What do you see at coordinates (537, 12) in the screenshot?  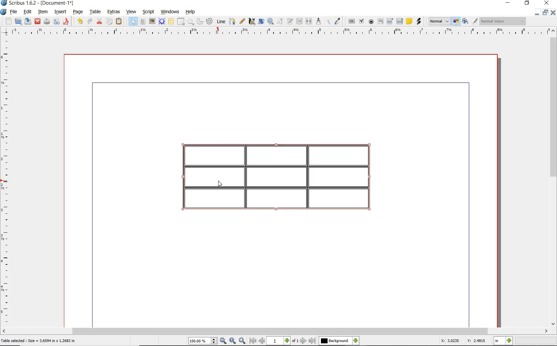 I see `MINIMIZE` at bounding box center [537, 12].